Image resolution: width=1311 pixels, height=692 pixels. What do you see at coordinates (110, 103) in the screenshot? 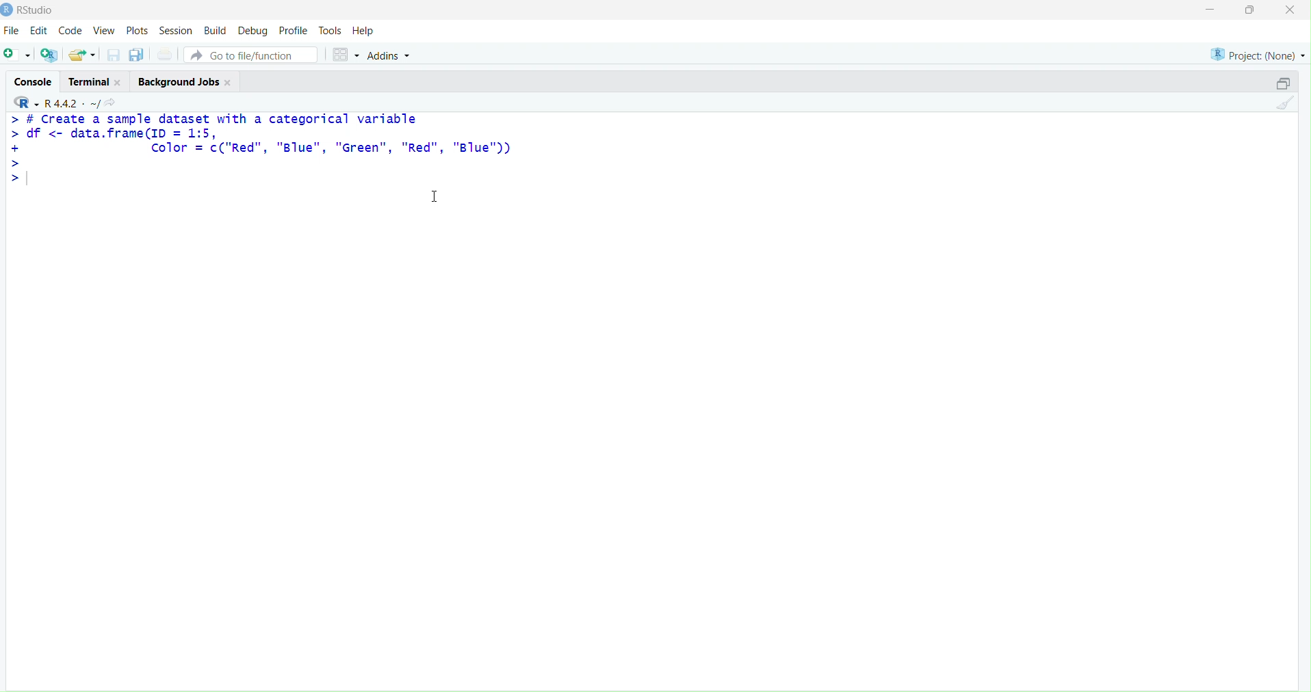
I see `share icon` at bounding box center [110, 103].